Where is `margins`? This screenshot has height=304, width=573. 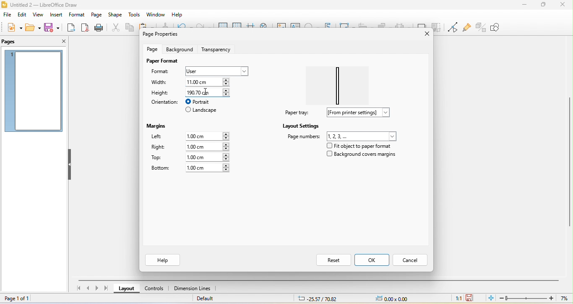
margins is located at coordinates (158, 125).